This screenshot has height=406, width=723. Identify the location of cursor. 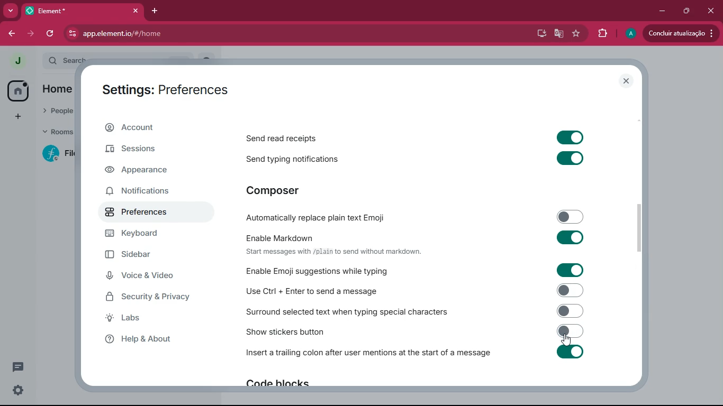
(566, 339).